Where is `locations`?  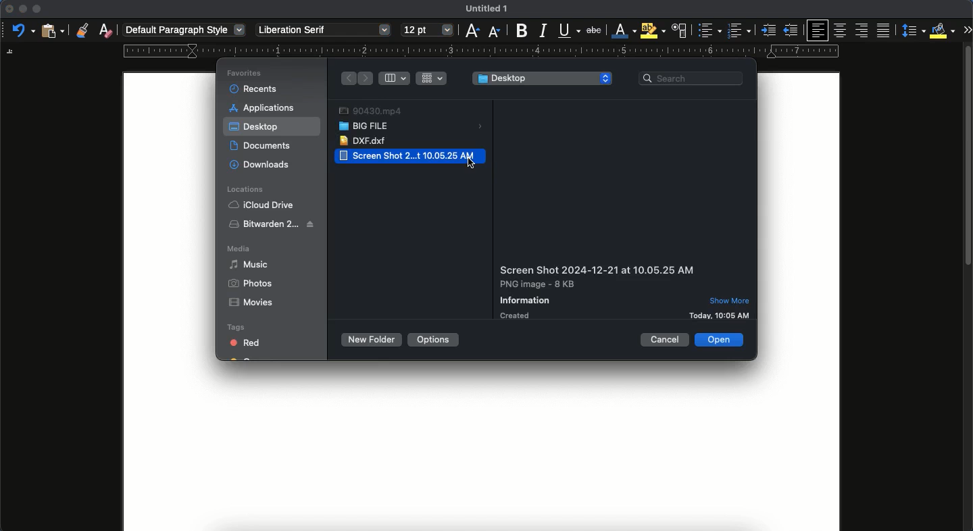
locations is located at coordinates (244, 188).